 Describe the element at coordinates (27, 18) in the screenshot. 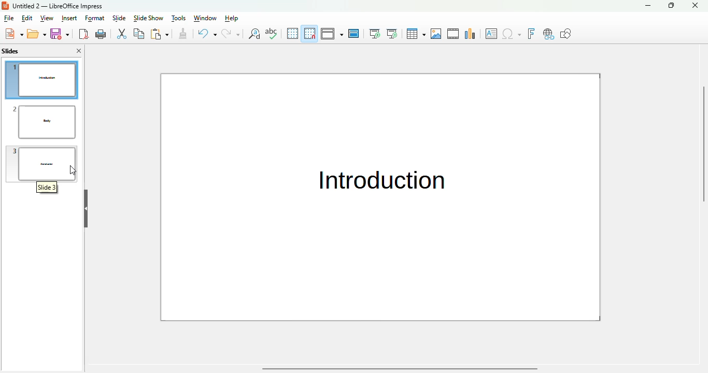

I see `edit` at that location.